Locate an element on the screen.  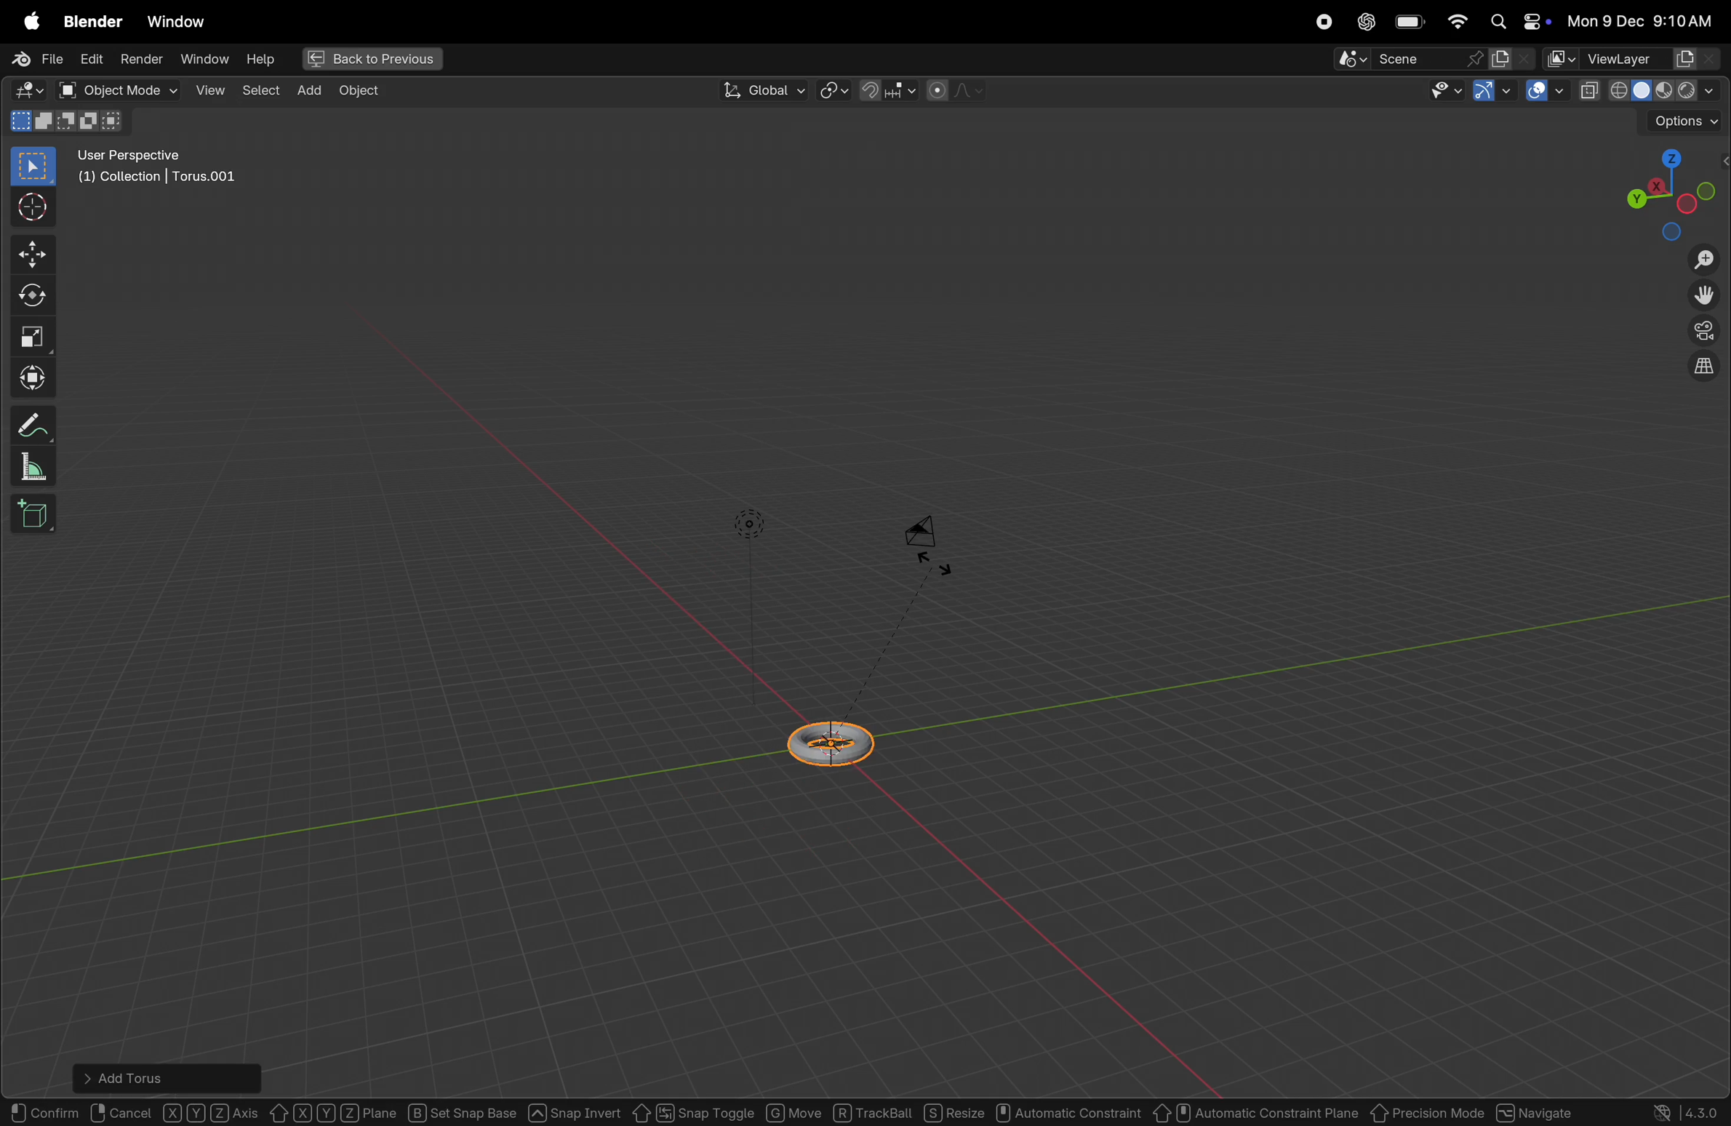
Set Snap Base is located at coordinates (463, 1109).